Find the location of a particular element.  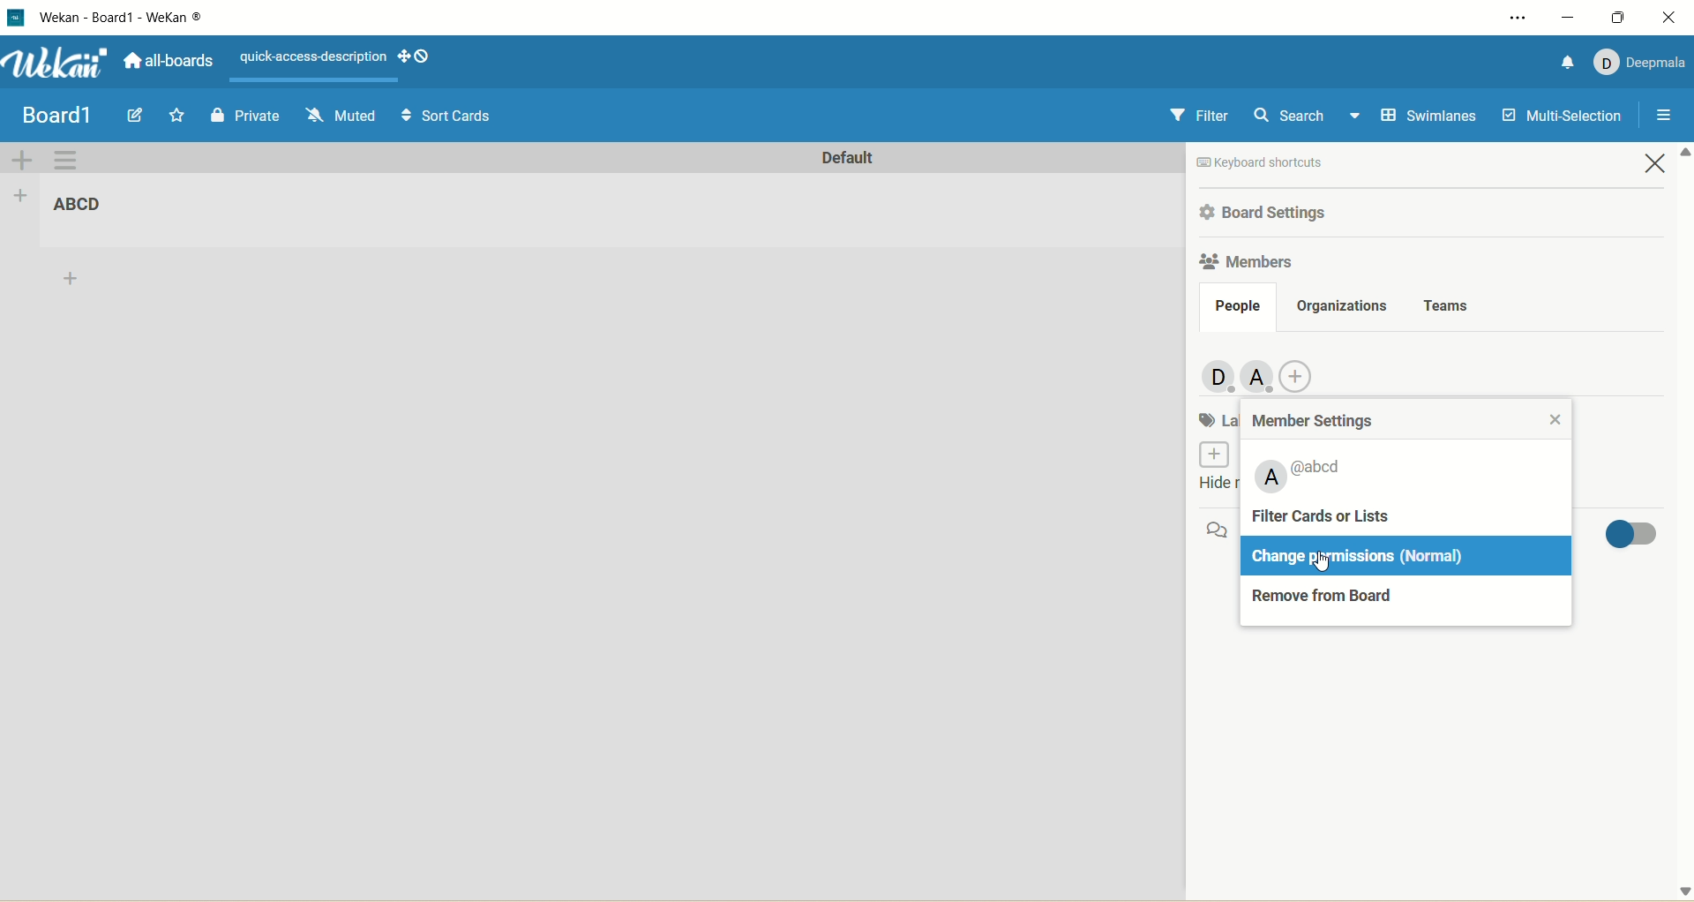

member settings is located at coordinates (1317, 421).